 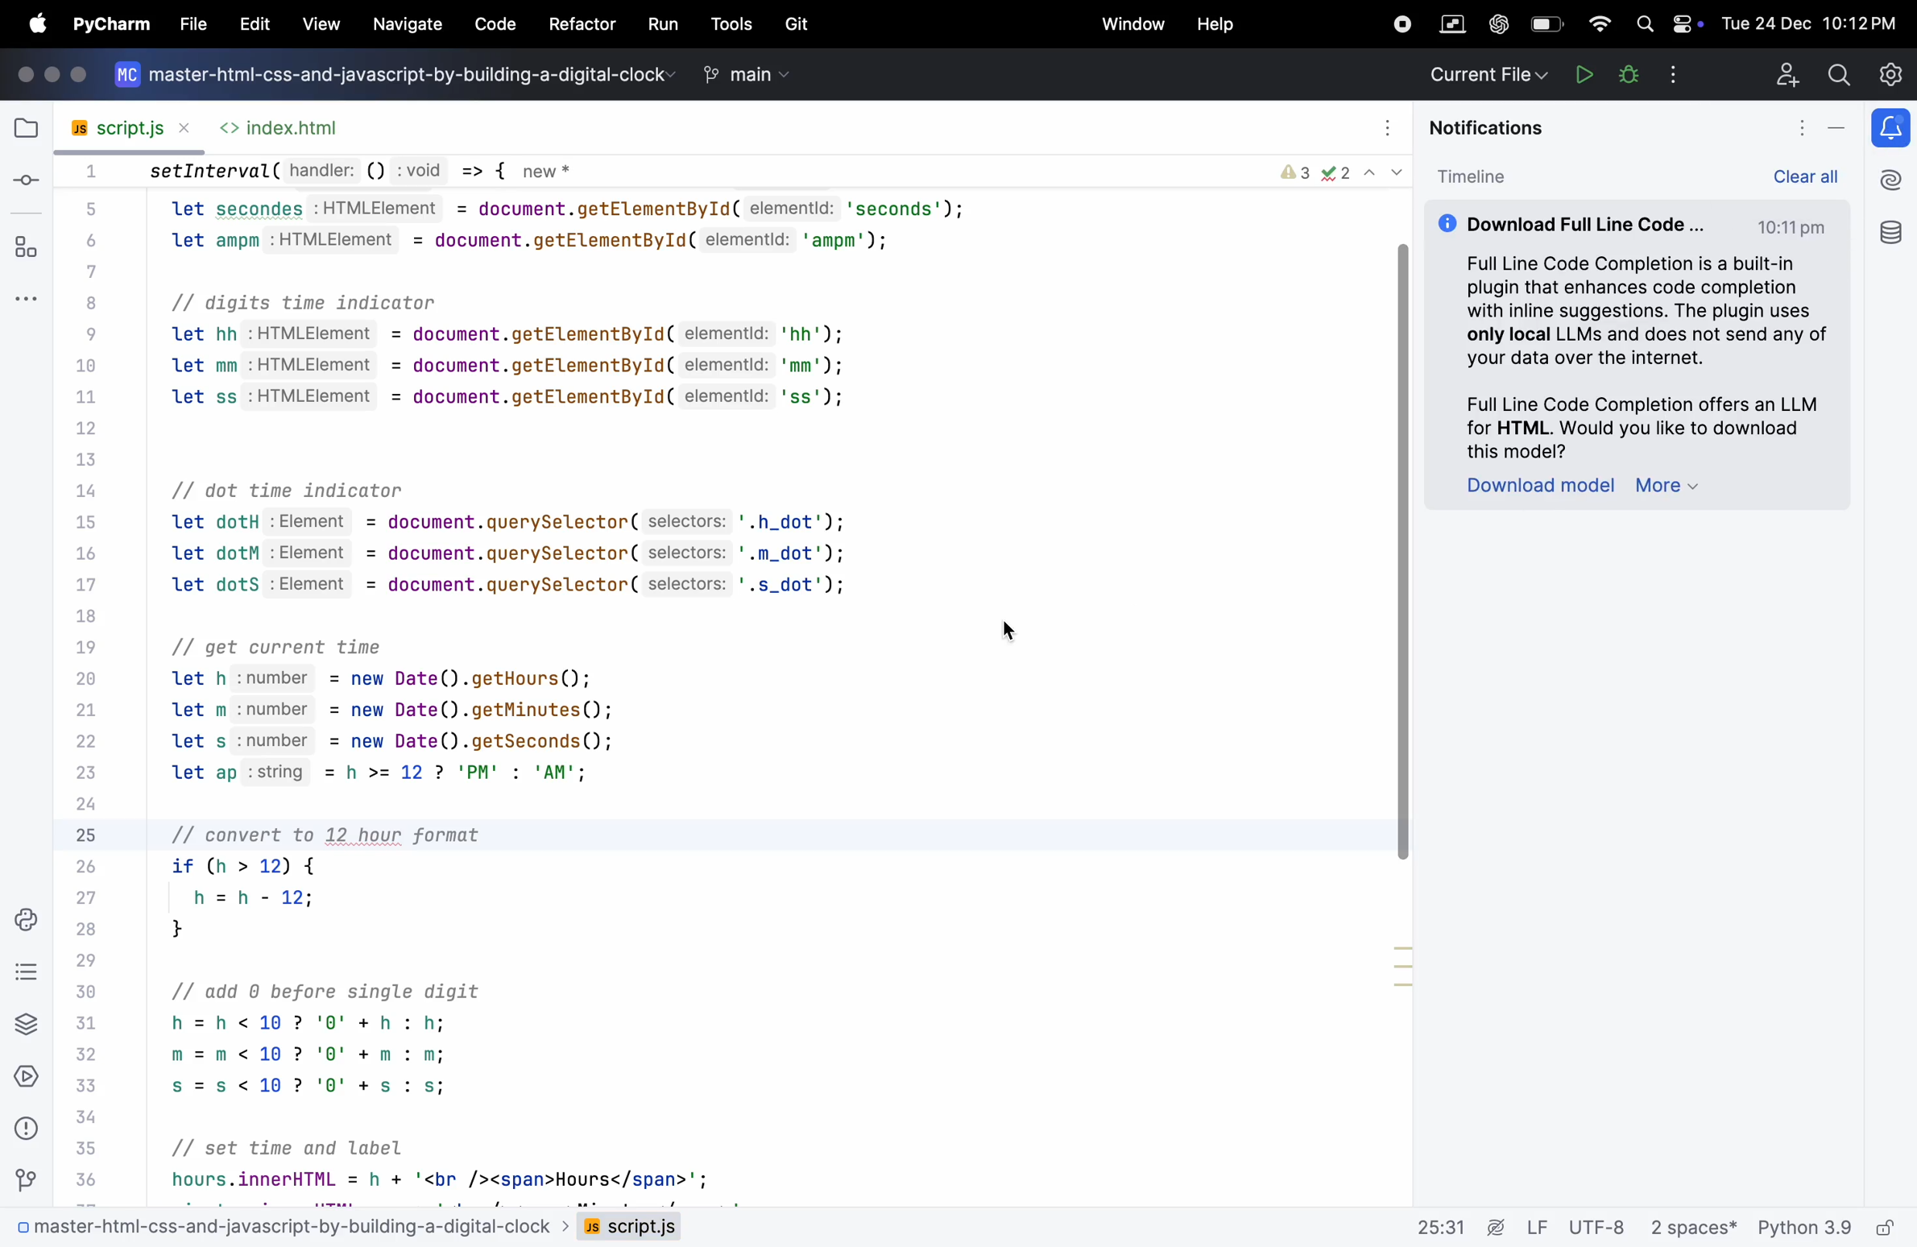 I want to click on main, so click(x=739, y=74).